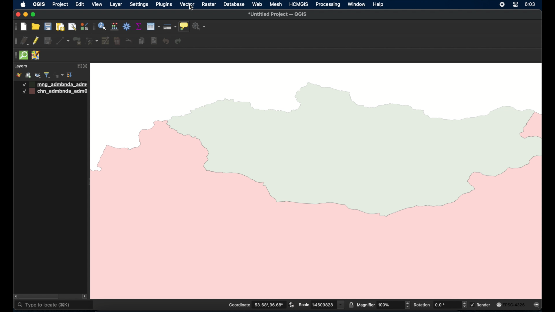 The width and height of the screenshot is (555, 312). I want to click on edit, so click(80, 4).